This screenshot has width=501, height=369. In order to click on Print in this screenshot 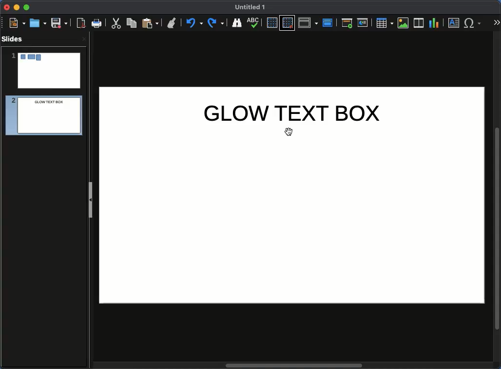, I will do `click(97, 24)`.